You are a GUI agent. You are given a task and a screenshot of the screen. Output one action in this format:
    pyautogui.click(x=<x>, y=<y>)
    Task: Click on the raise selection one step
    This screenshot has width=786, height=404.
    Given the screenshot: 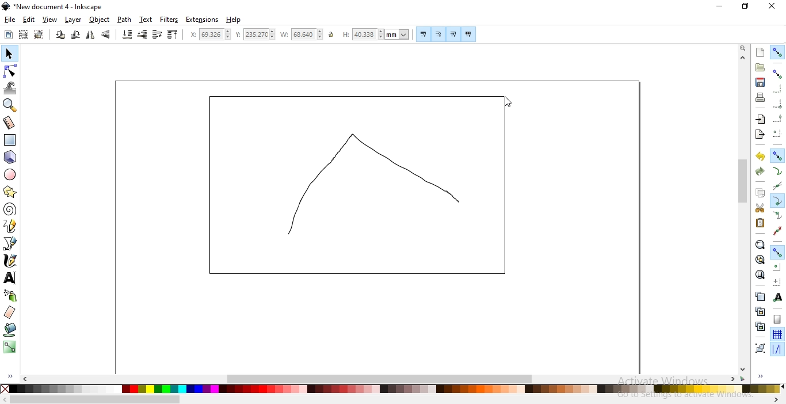 What is the action you would take?
    pyautogui.click(x=157, y=35)
    